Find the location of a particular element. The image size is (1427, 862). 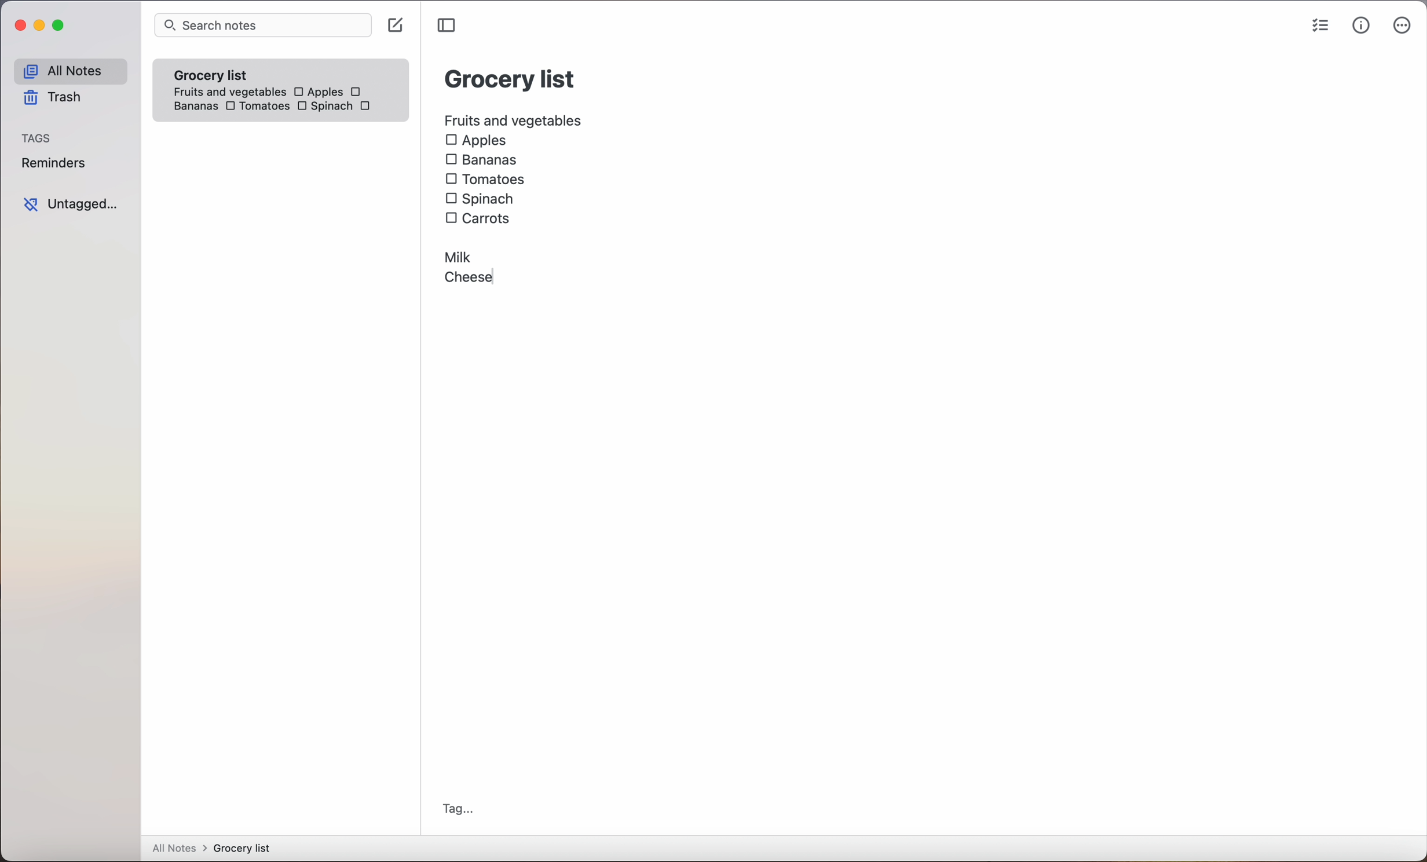

grocery list is located at coordinates (511, 77).